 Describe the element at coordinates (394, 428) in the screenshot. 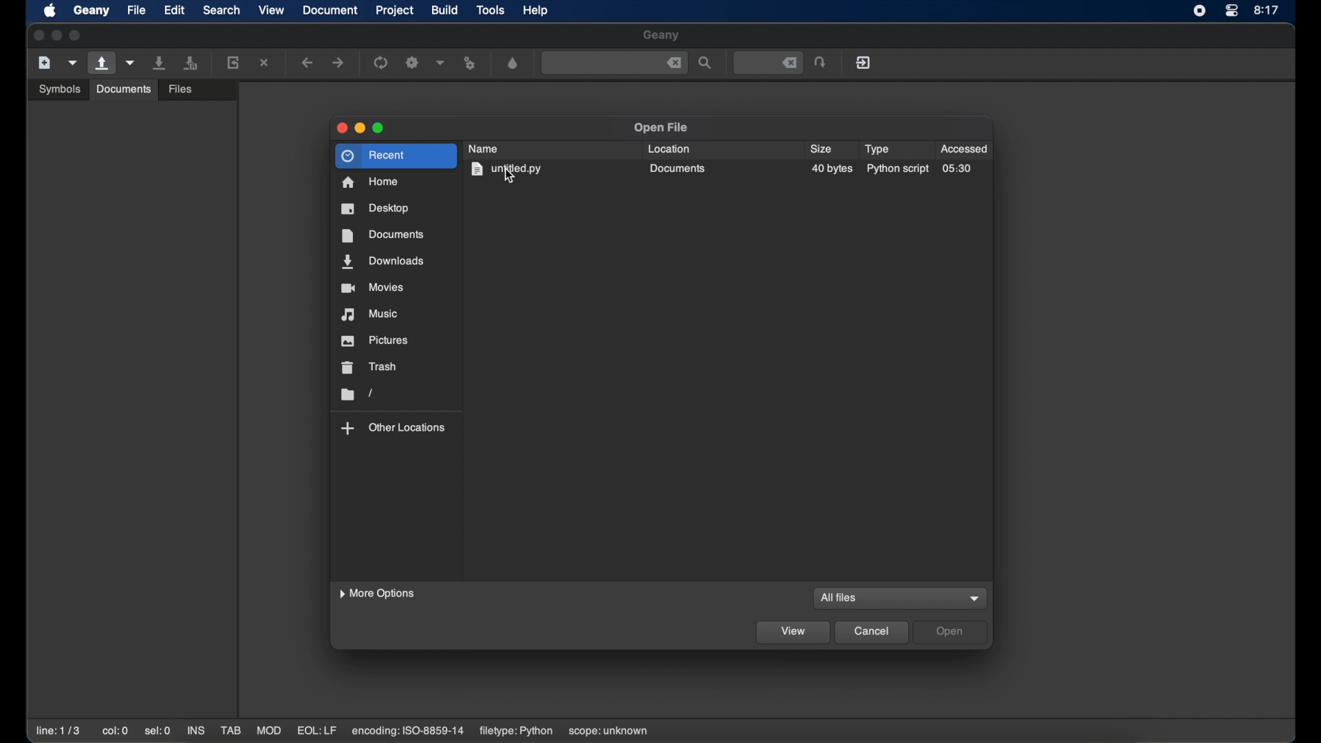

I see `other locations` at that location.